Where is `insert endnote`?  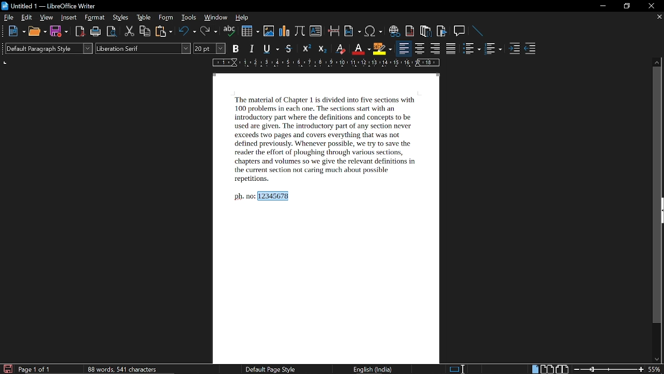
insert endnote is located at coordinates (426, 31).